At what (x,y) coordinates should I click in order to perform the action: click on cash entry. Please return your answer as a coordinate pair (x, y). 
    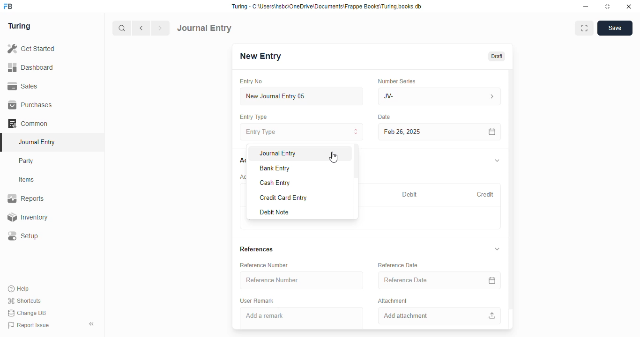
    Looking at the image, I should click on (276, 183).